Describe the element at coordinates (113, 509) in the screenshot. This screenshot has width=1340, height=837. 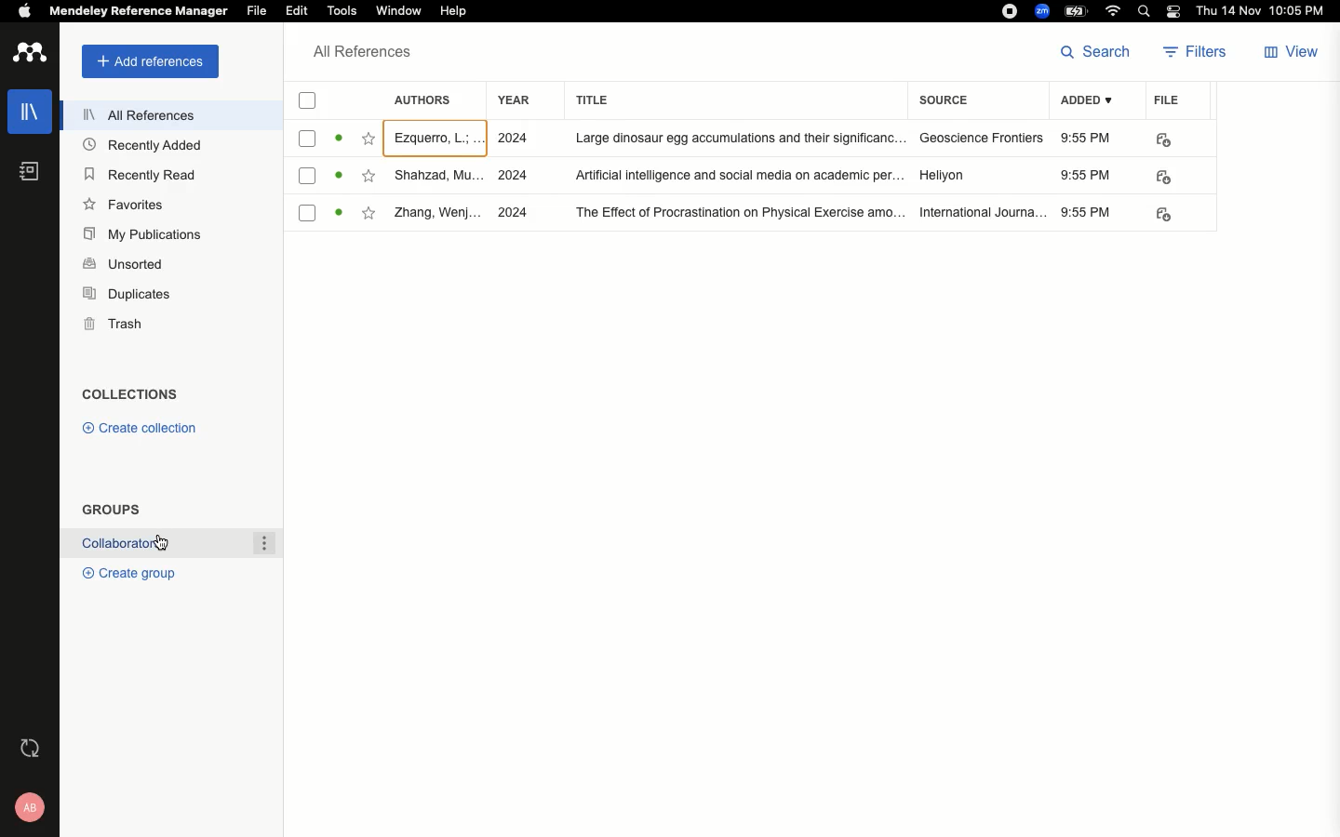
I see `Groups` at that location.